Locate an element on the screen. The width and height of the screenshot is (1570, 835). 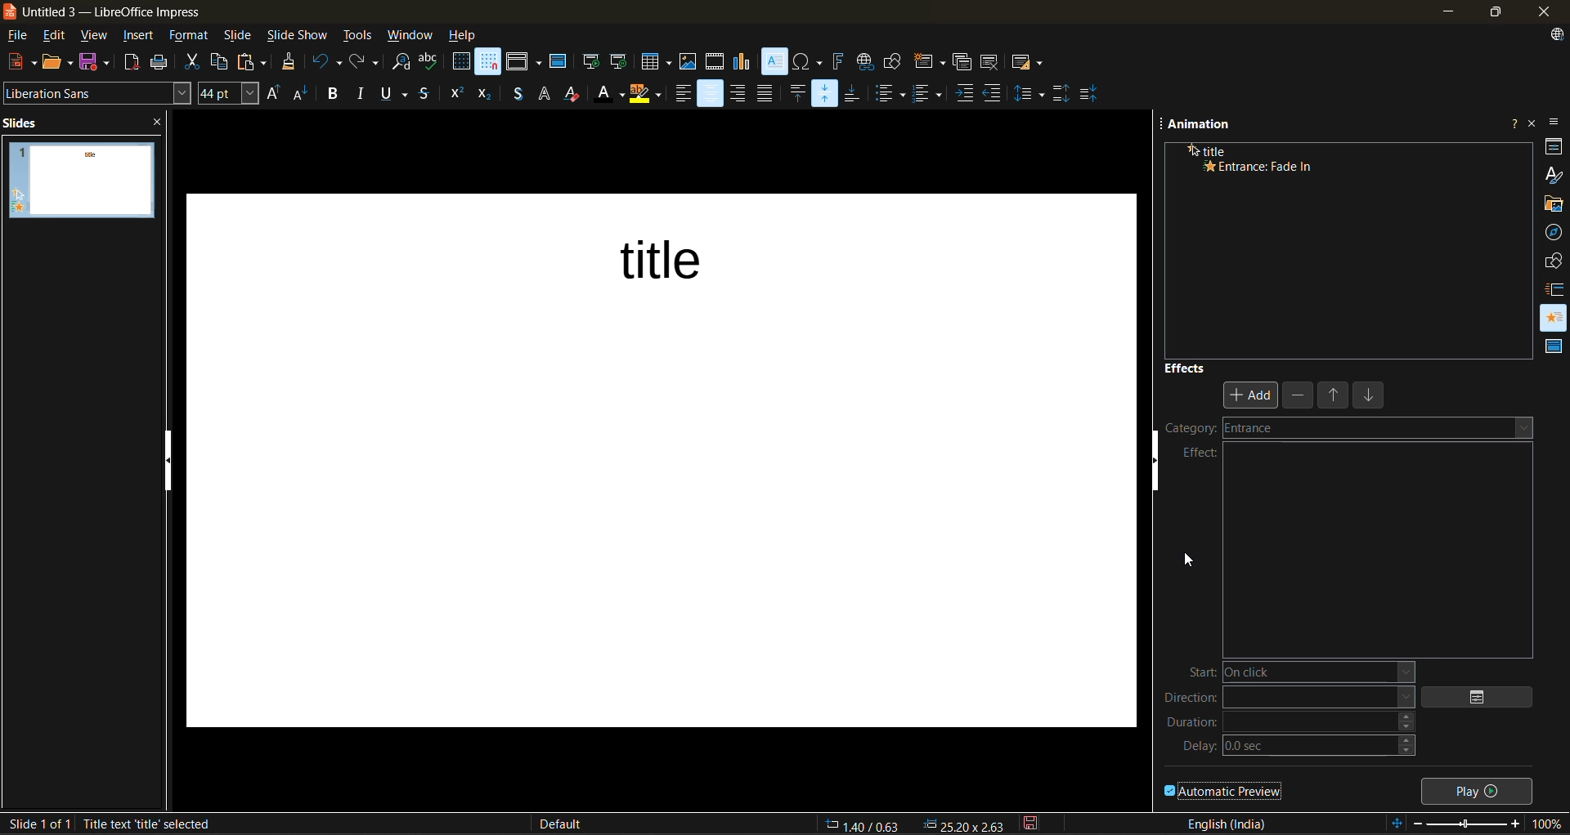
minimize is located at coordinates (1446, 11).